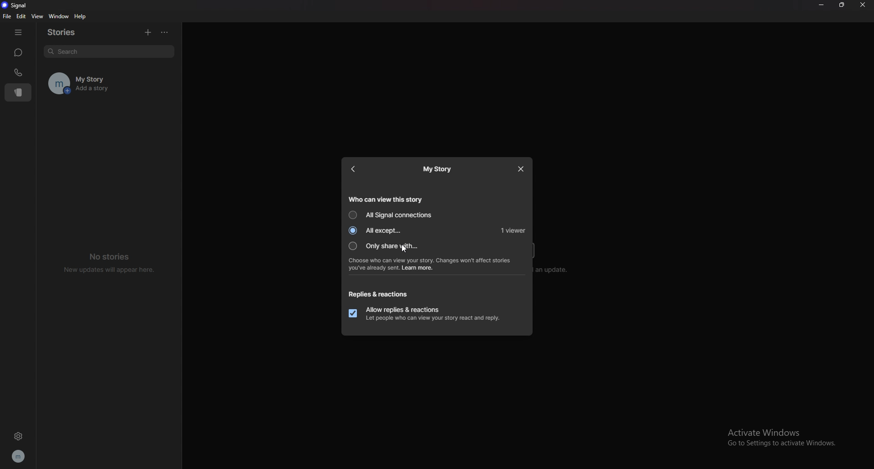  What do you see at coordinates (18, 437) in the screenshot?
I see `settings` at bounding box center [18, 437].